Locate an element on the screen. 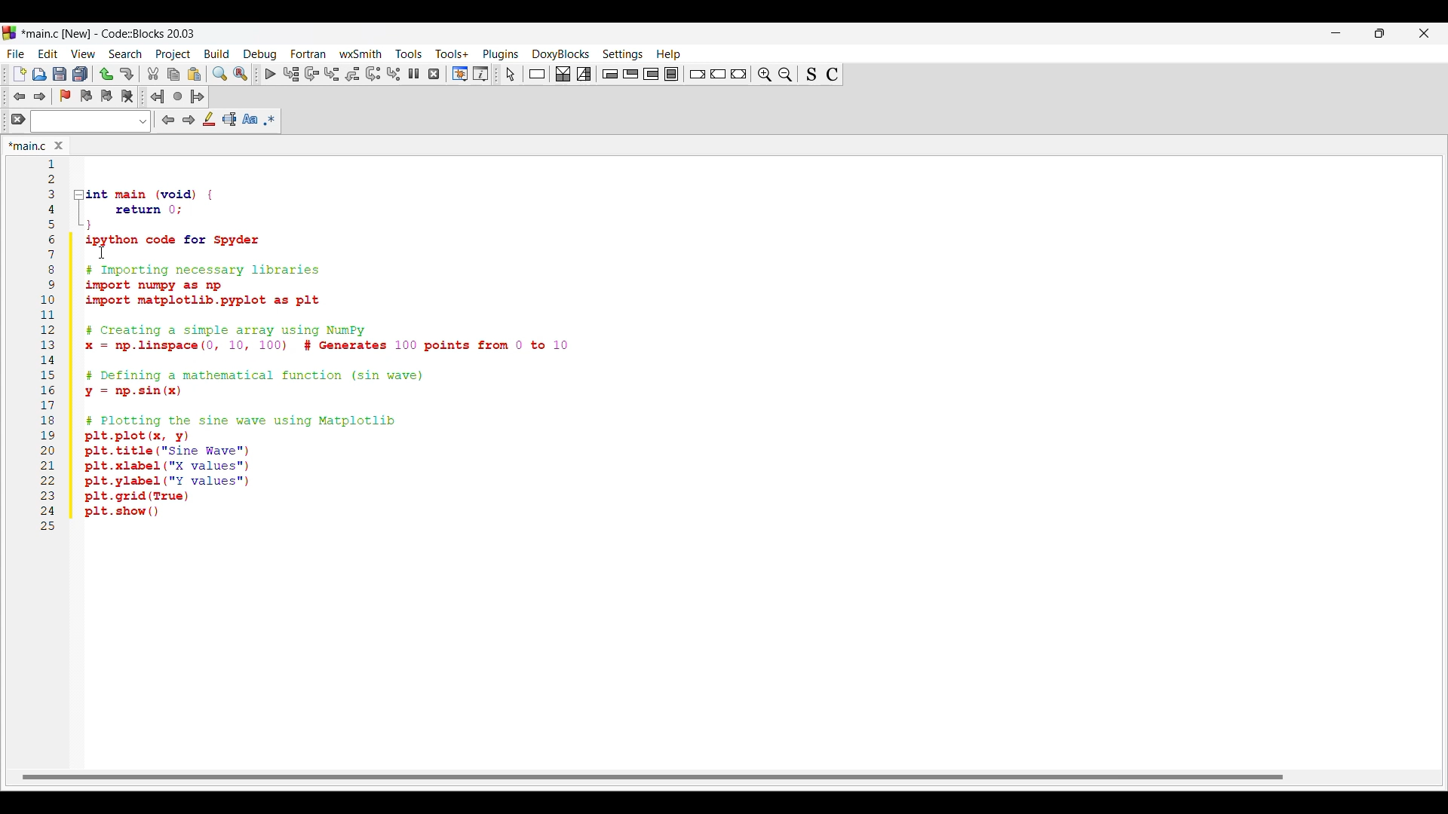  Debugging windows is located at coordinates (459, 74).